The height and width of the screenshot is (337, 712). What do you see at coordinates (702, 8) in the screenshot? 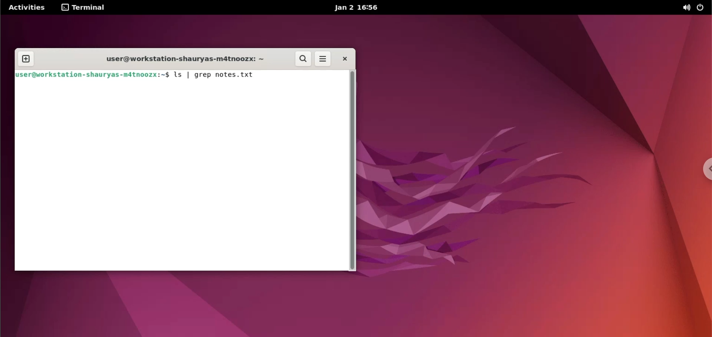
I see `power options` at bounding box center [702, 8].